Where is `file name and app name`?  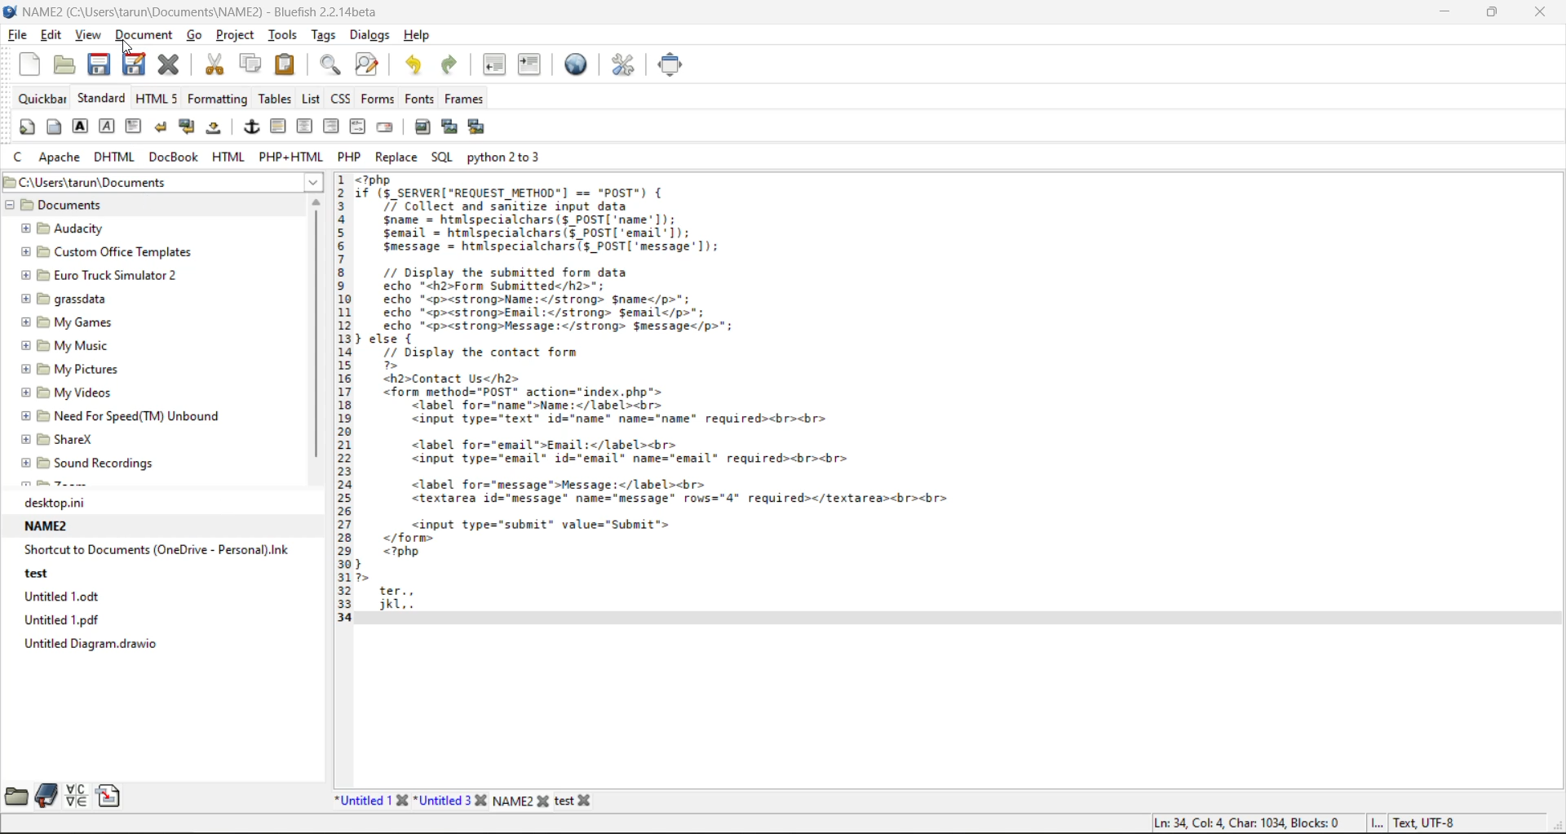 file name and app name is located at coordinates (195, 10).